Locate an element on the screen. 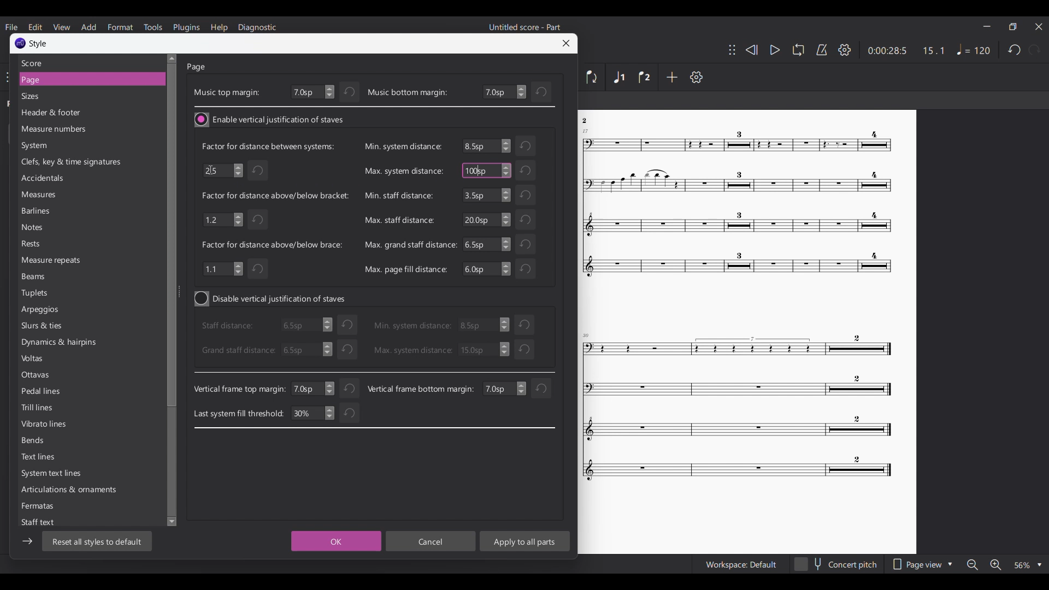 The width and height of the screenshot is (1049, 590). Text lines is located at coordinates (57, 458).